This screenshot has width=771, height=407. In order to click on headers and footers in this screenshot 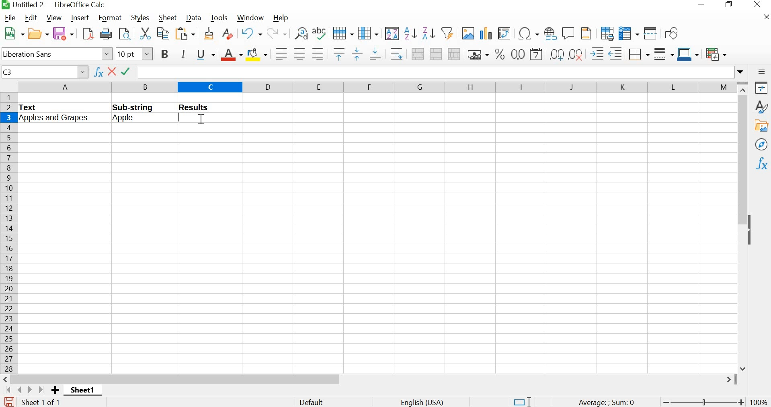, I will do `click(587, 33)`.